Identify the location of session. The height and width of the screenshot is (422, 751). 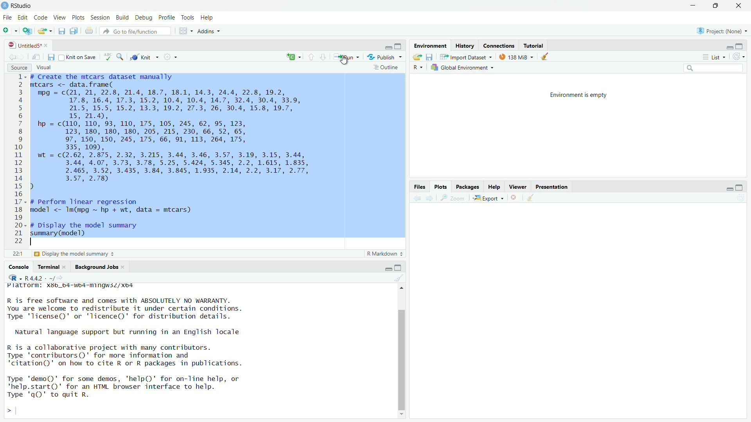
(100, 18).